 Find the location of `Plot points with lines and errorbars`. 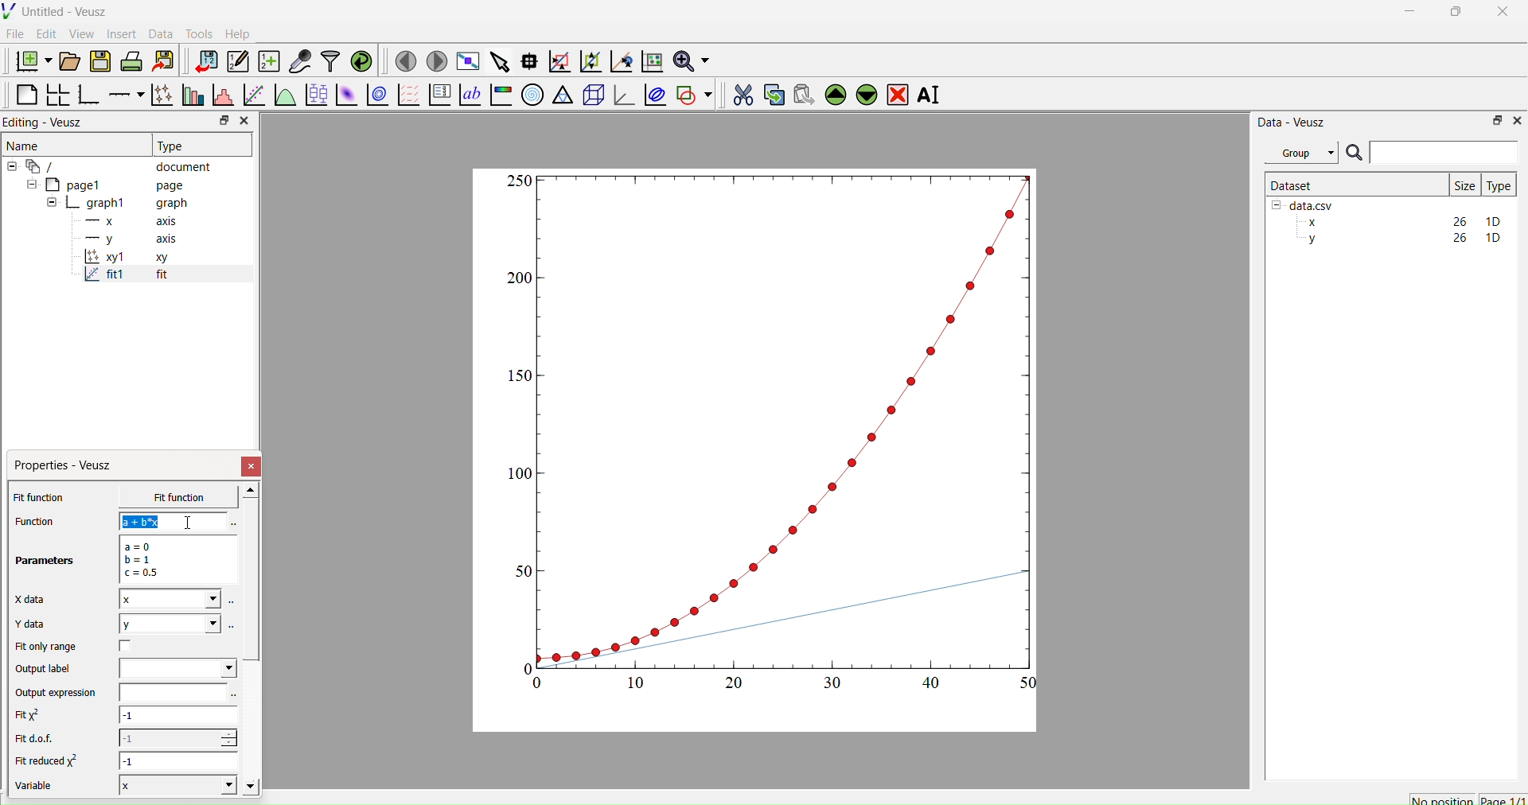

Plot points with lines and errorbars is located at coordinates (160, 95).